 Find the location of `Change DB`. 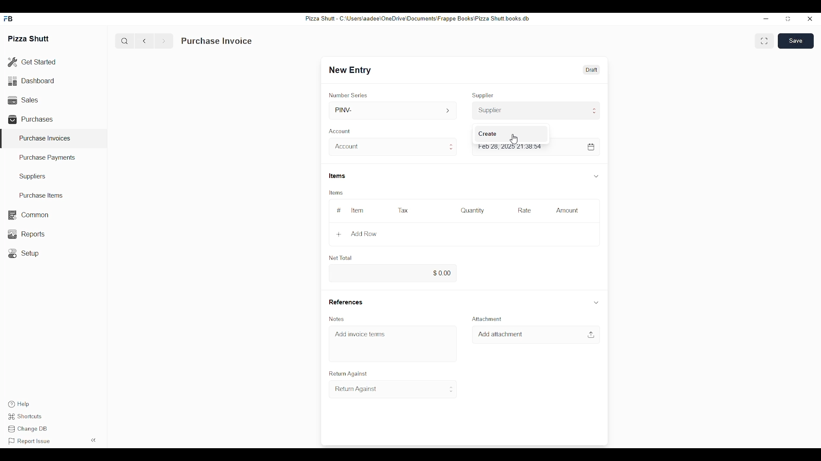

Change DB is located at coordinates (30, 430).